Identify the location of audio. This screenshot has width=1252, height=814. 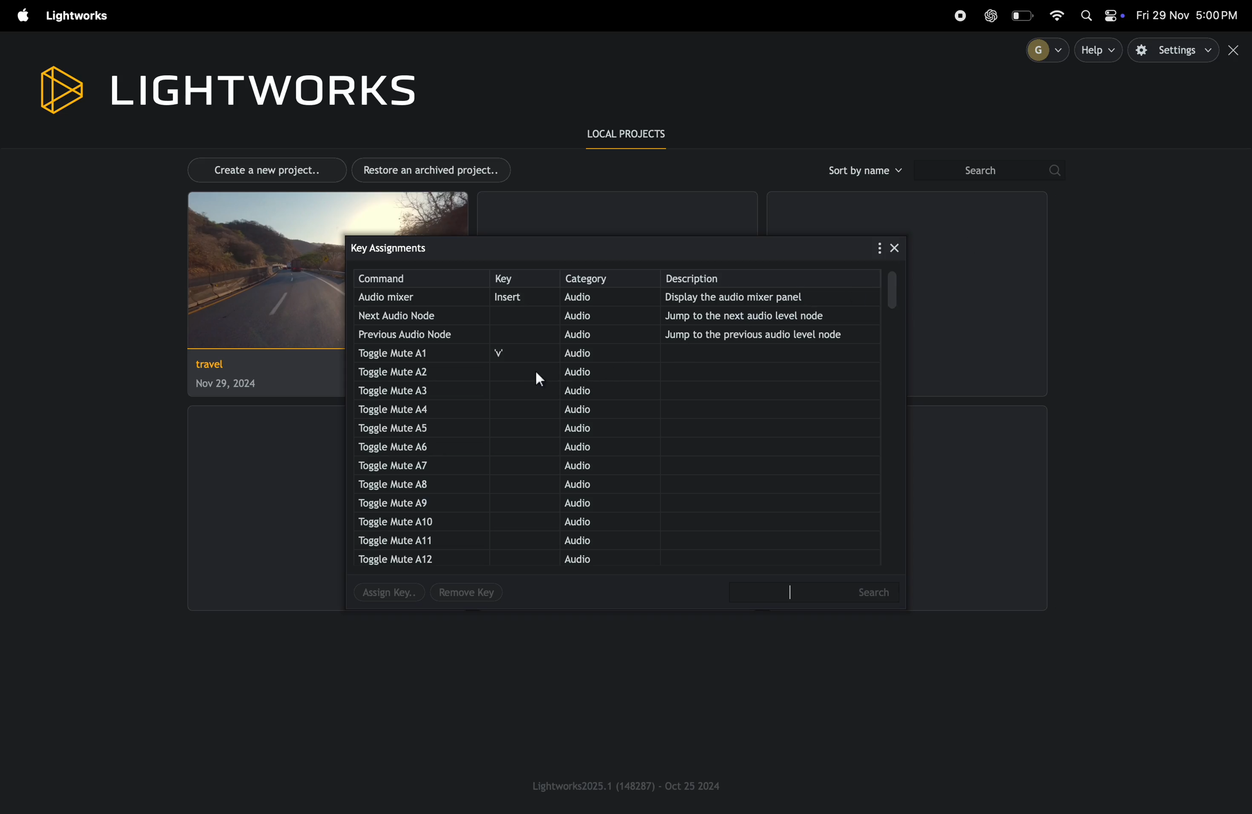
(588, 372).